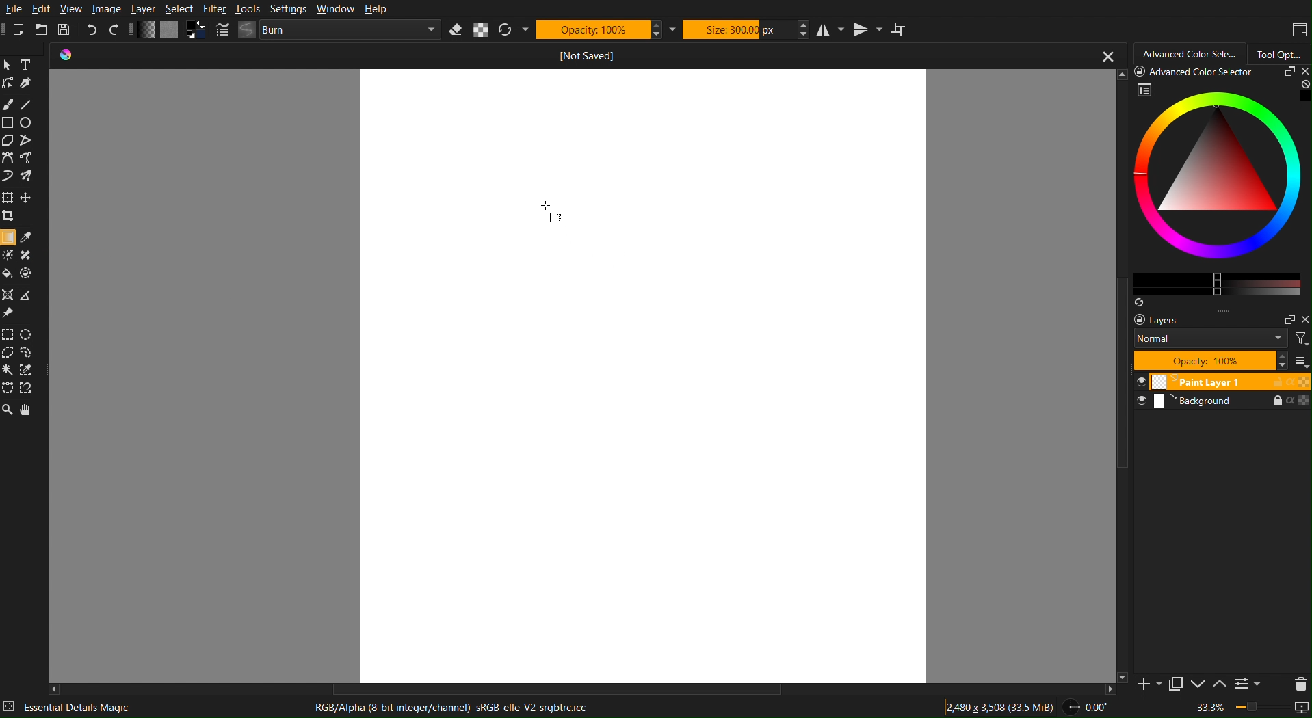 The width and height of the screenshot is (1312, 718). Describe the element at coordinates (1196, 685) in the screenshot. I see `Down` at that location.